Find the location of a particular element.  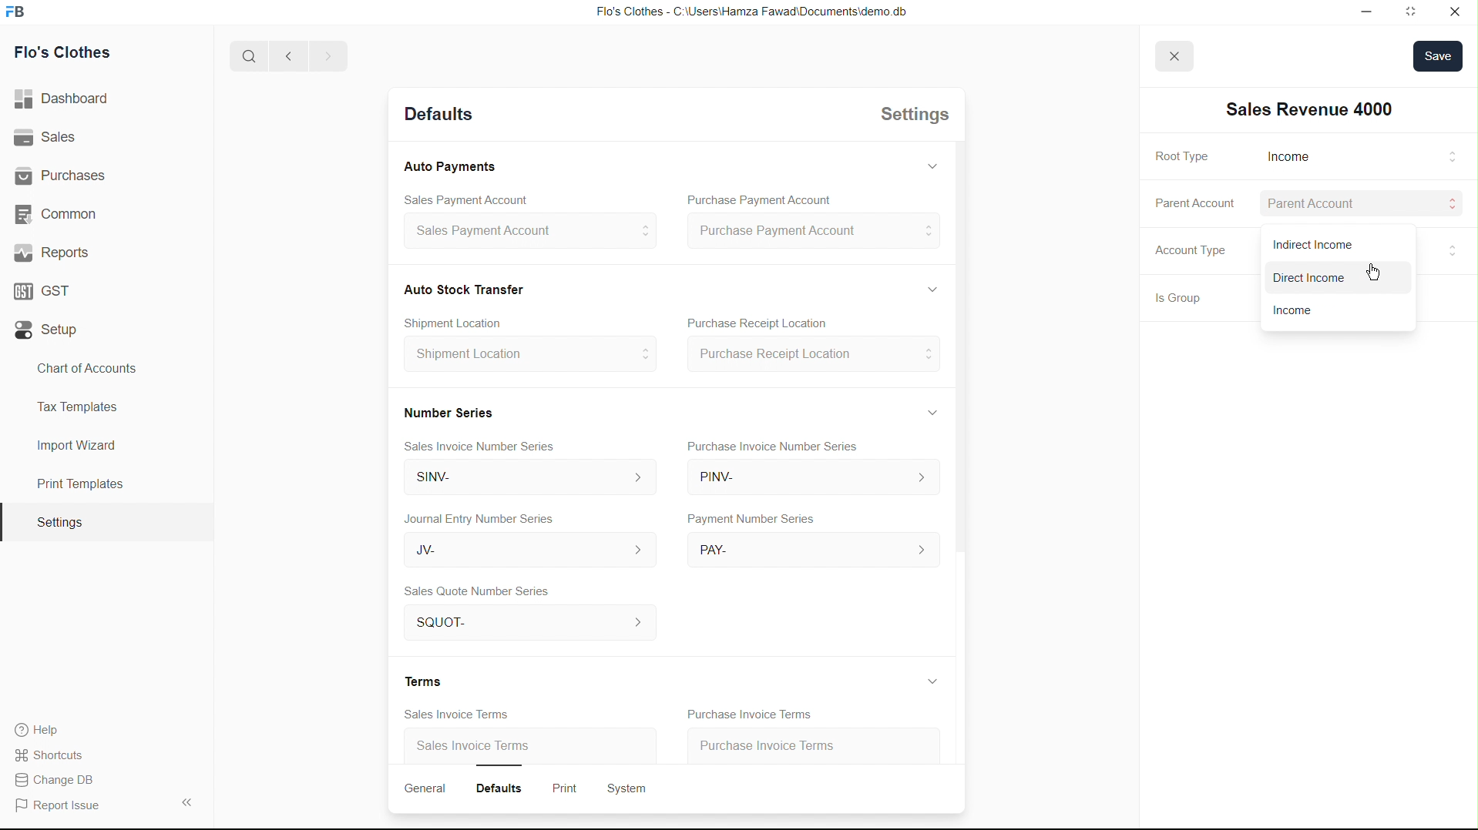

' Reports is located at coordinates (55, 252).